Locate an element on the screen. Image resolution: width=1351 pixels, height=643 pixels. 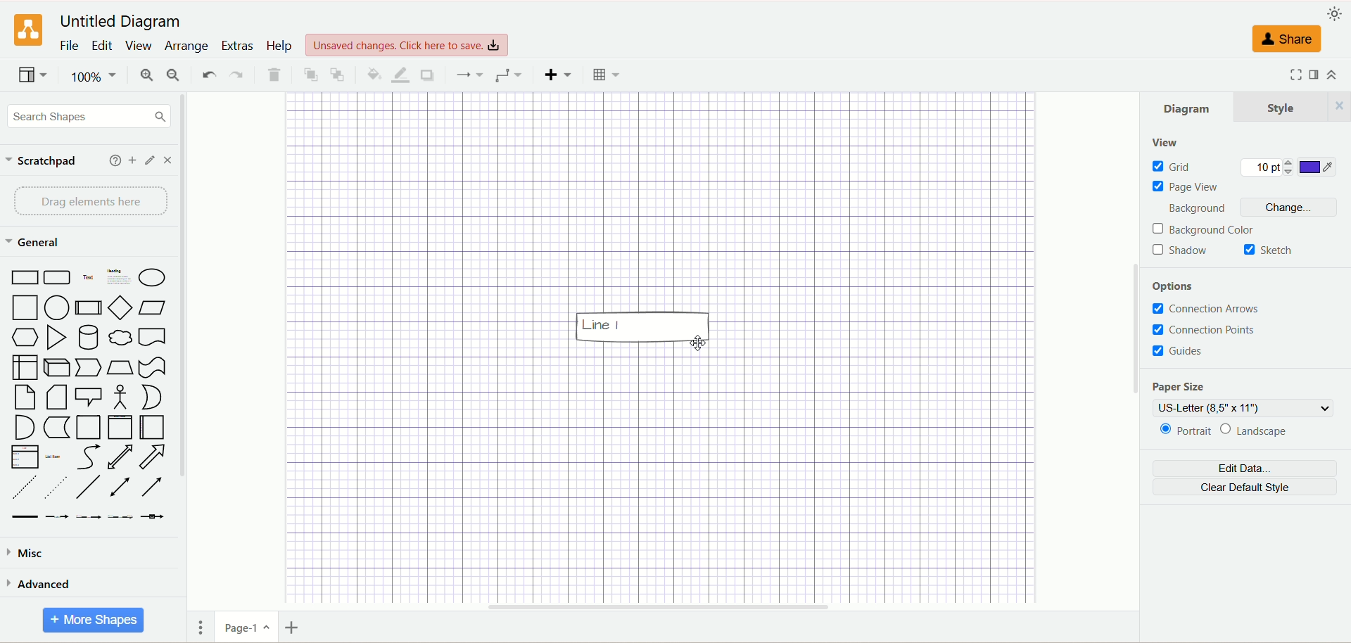
fullscreen is located at coordinates (1291, 75).